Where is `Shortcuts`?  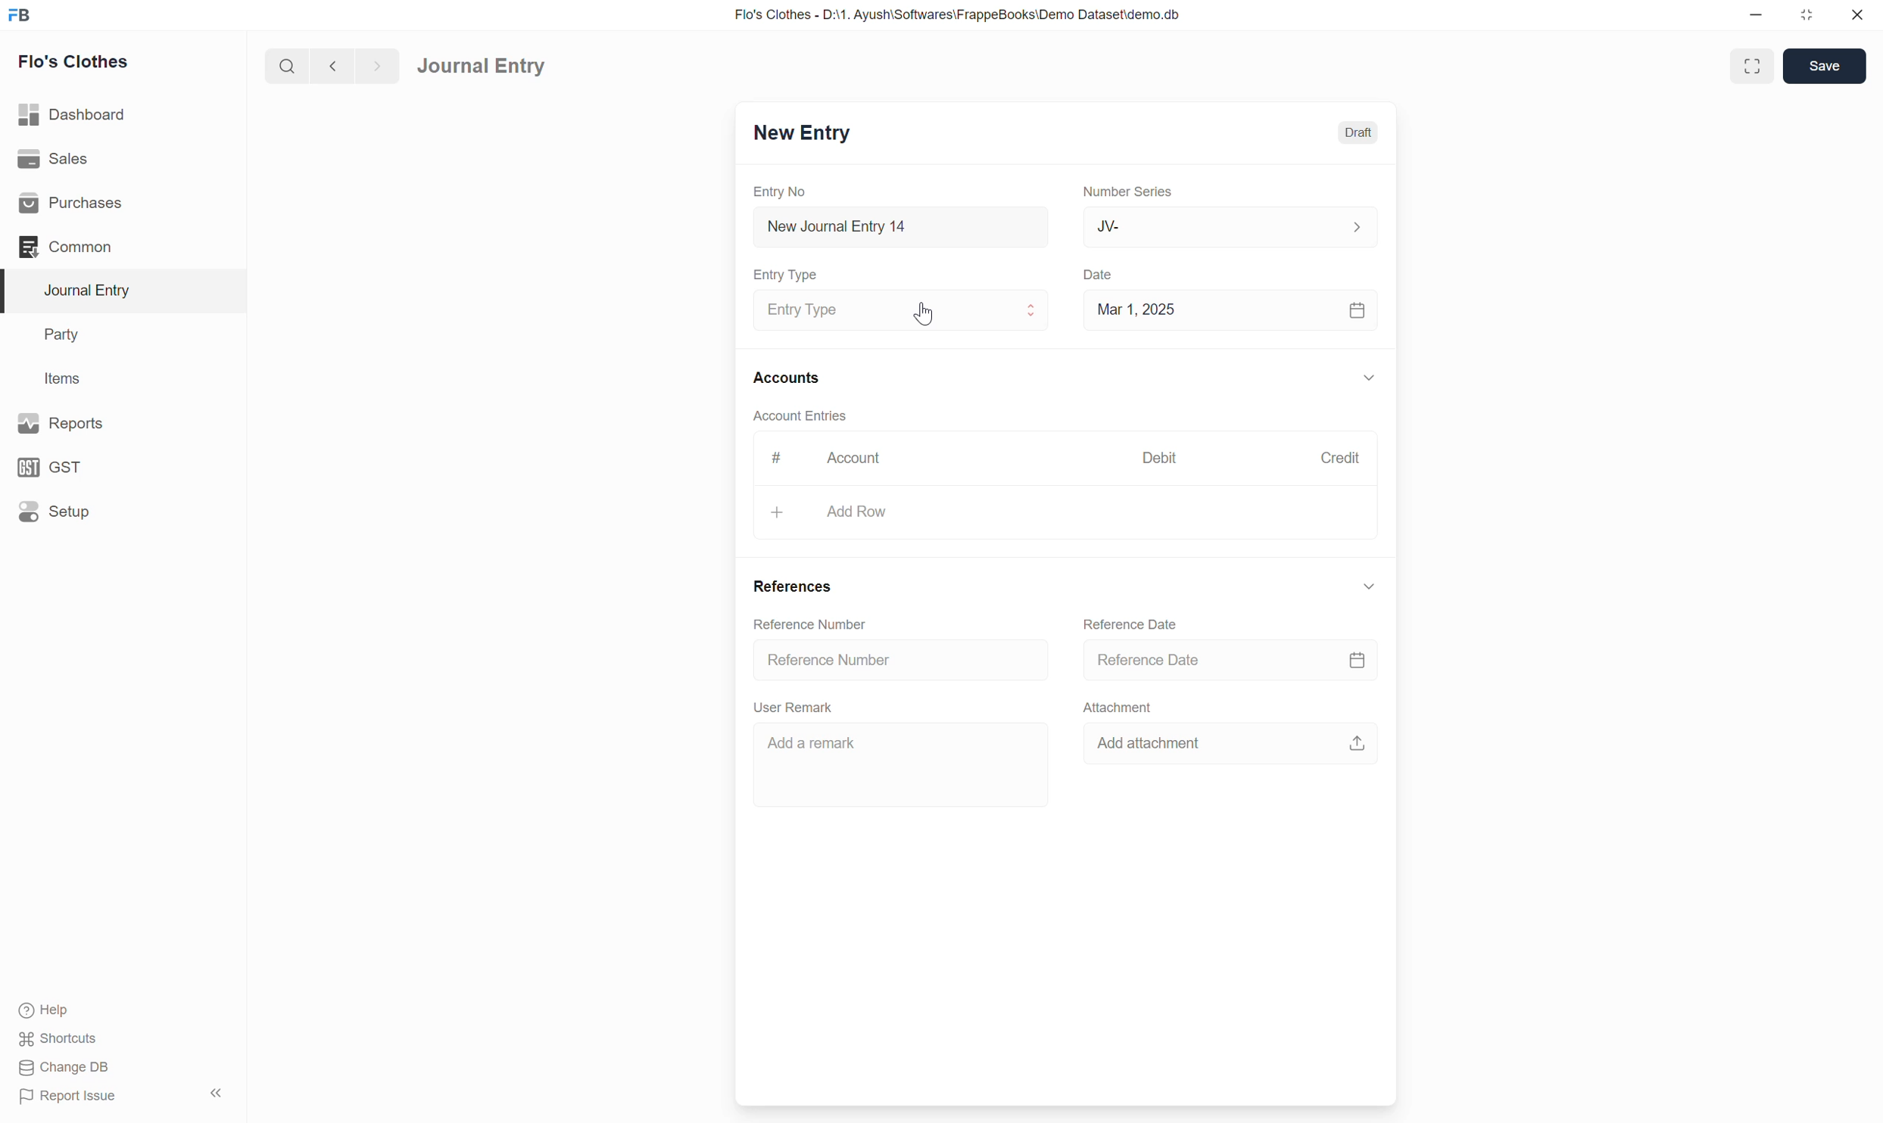
Shortcuts is located at coordinates (64, 1039).